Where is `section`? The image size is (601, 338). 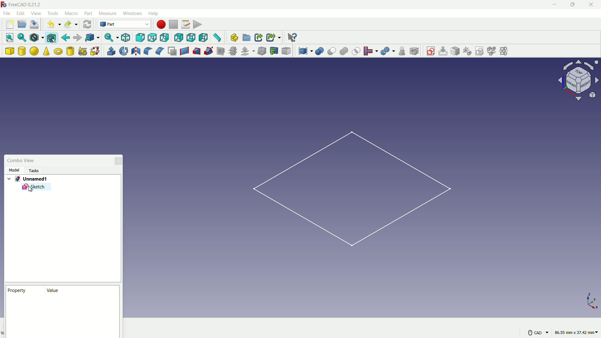
section is located at coordinates (221, 52).